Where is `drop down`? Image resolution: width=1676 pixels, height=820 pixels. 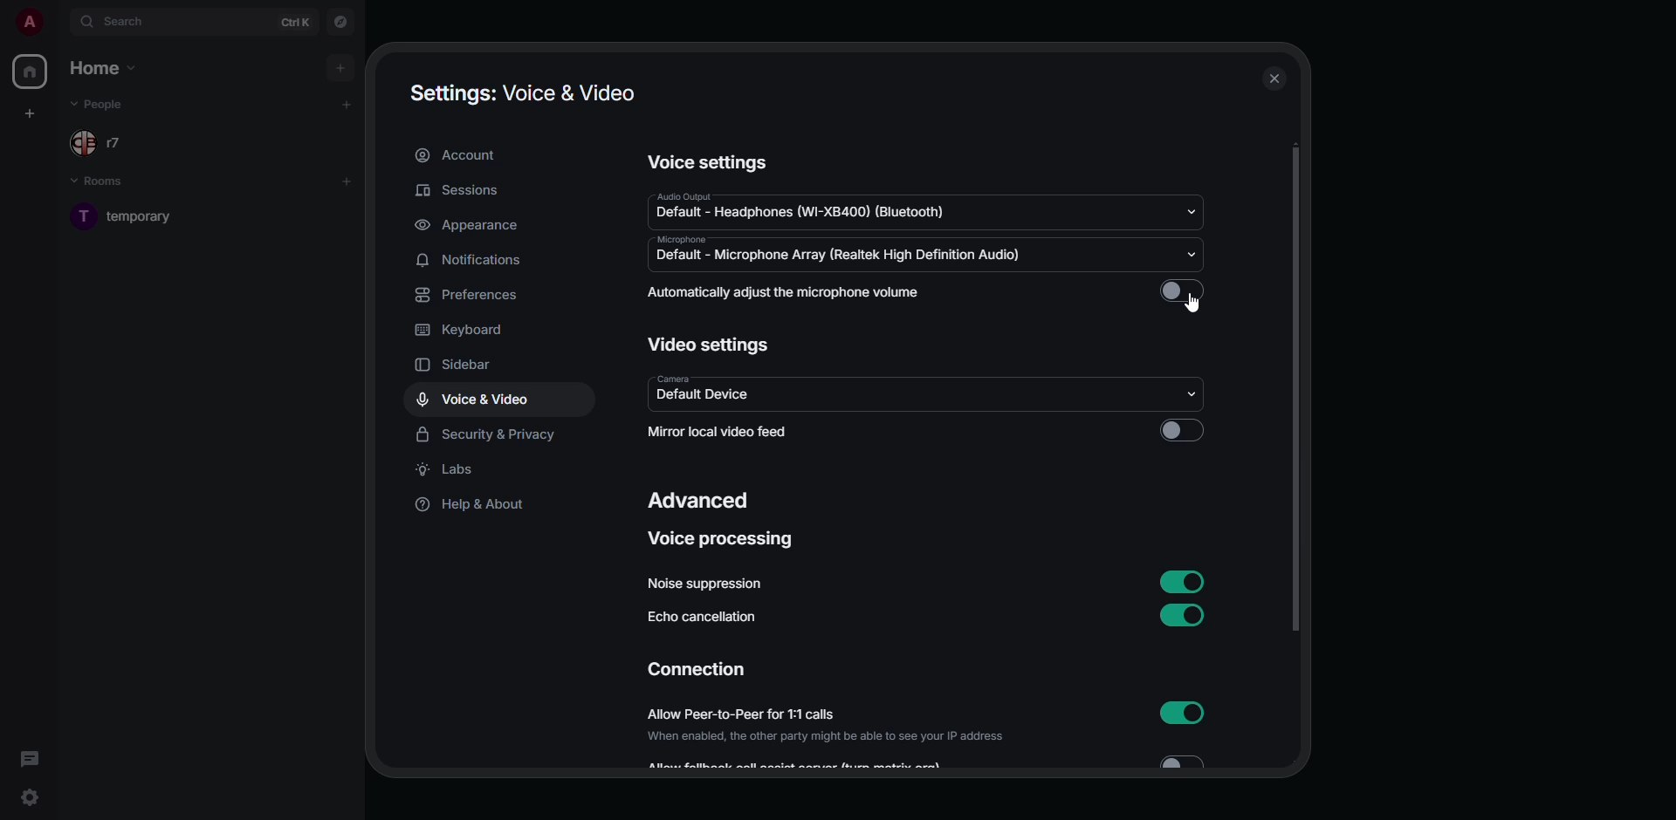
drop down is located at coordinates (1189, 393).